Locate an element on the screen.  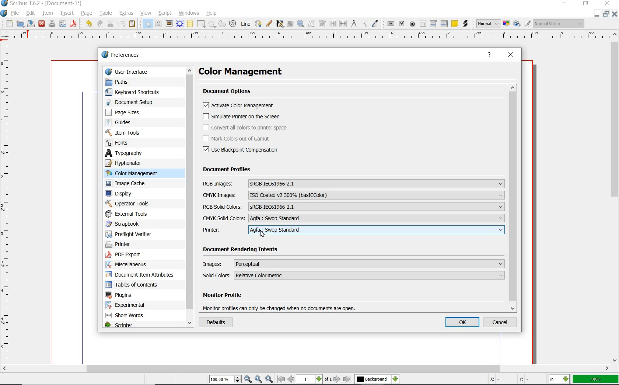
select image preview mode is located at coordinates (489, 23).